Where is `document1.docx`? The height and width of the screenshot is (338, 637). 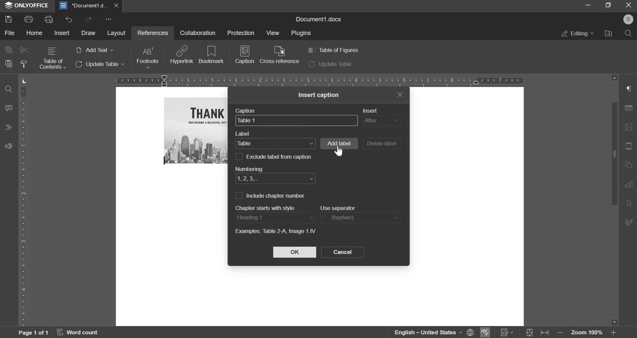 document1.docx is located at coordinates (320, 18).